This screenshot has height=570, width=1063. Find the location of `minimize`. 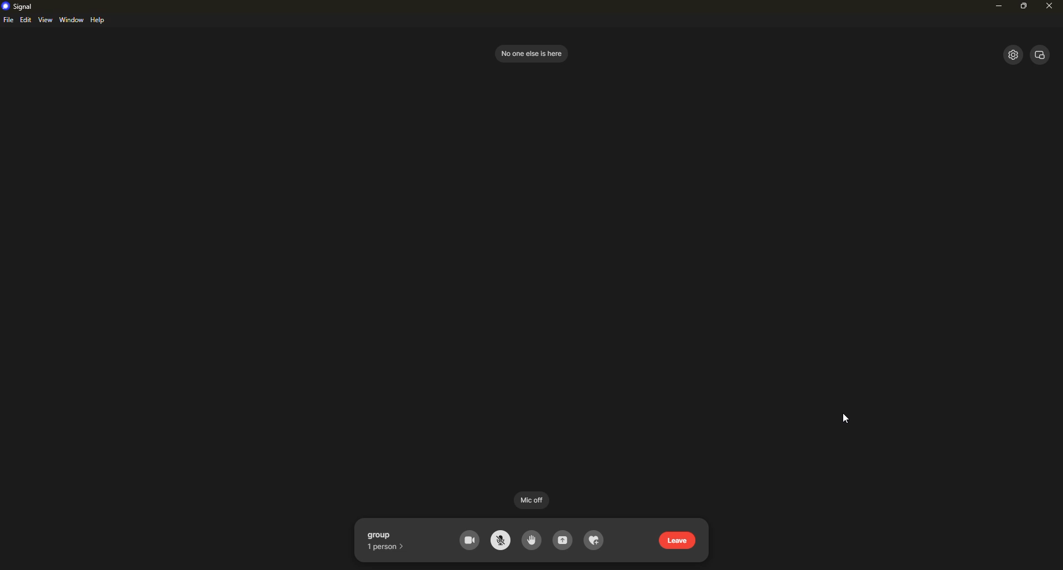

minimize is located at coordinates (995, 8).